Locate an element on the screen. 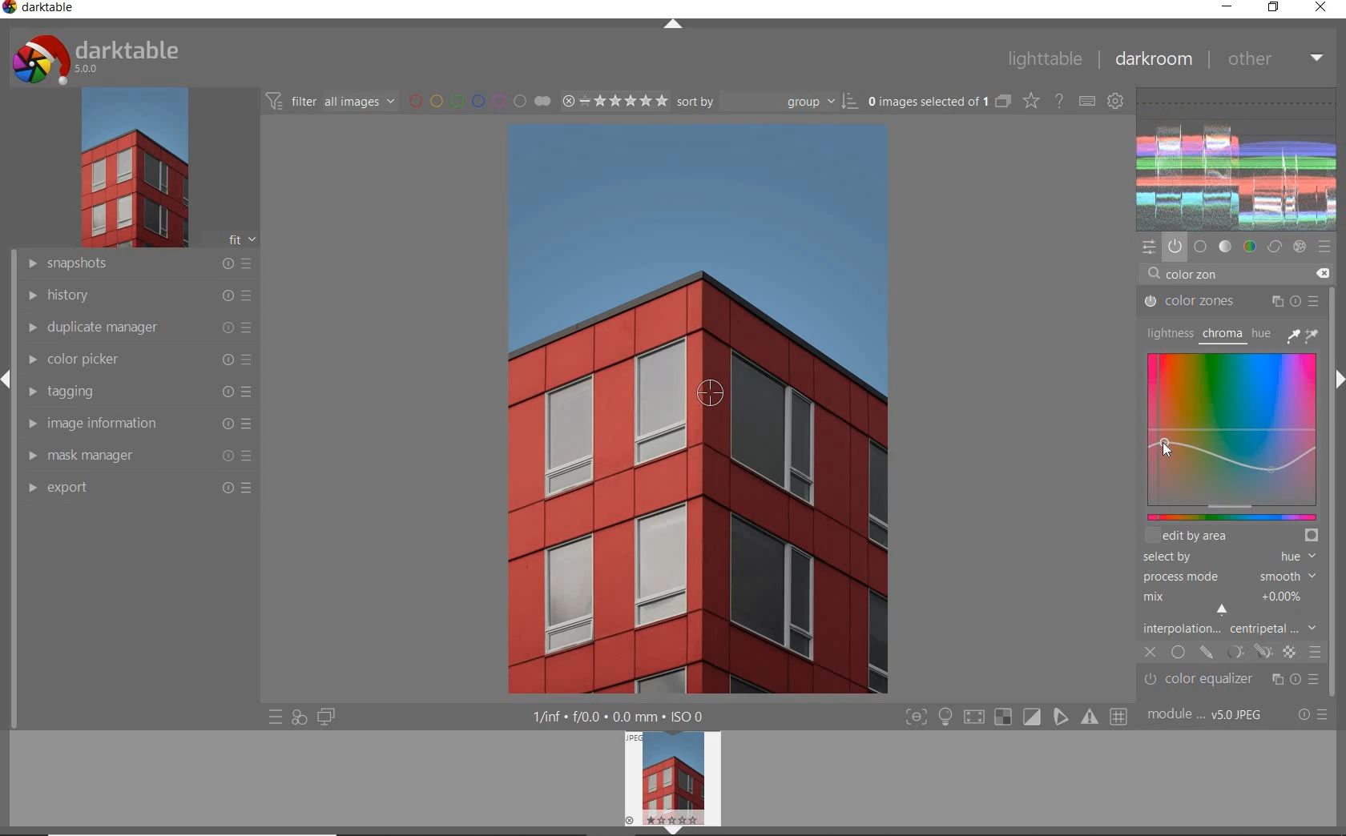 The width and height of the screenshot is (1346, 836). change type of overlays is located at coordinates (1033, 102).